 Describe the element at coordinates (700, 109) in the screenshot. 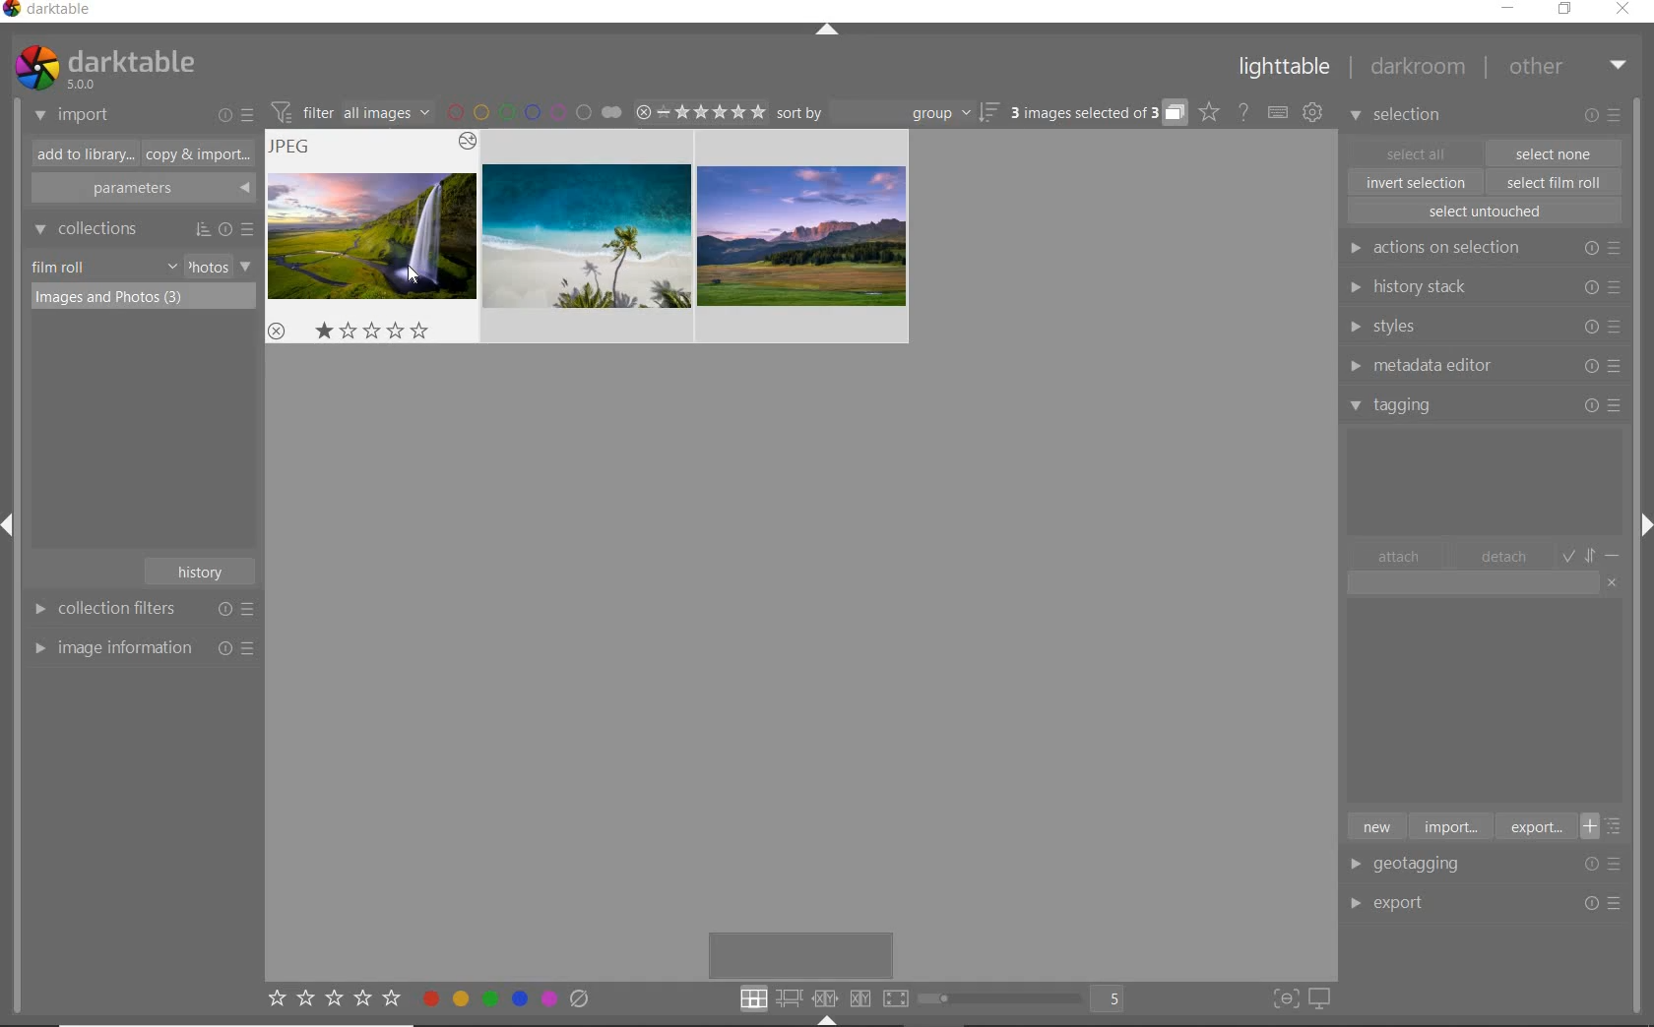

I see `range ratings of selected images` at that location.